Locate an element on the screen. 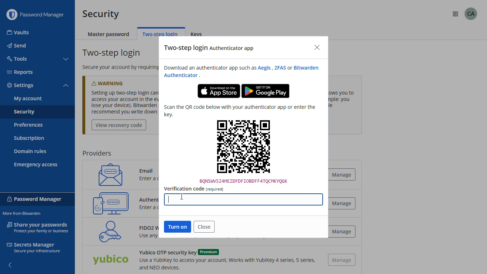 The image size is (487, 274). turn on is located at coordinates (178, 227).